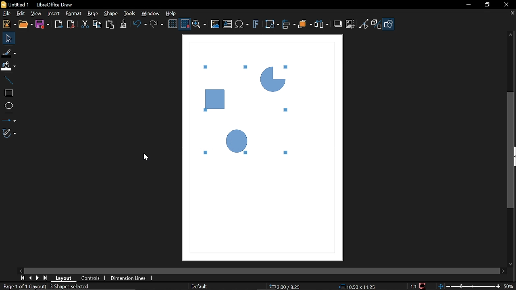  I want to click on Move up, so click(509, 34).